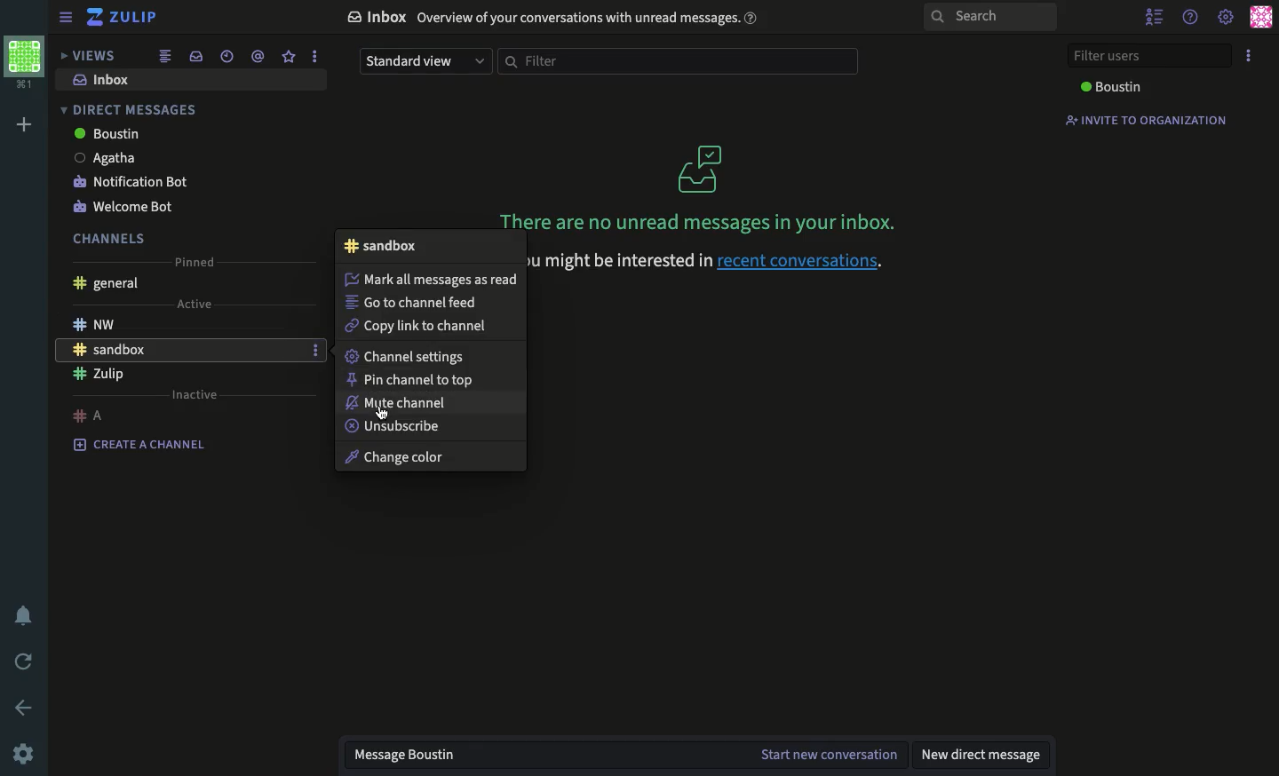 Image resolution: width=1279 pixels, height=776 pixels. Describe the element at coordinates (431, 280) in the screenshot. I see `mark all messages as read` at that location.